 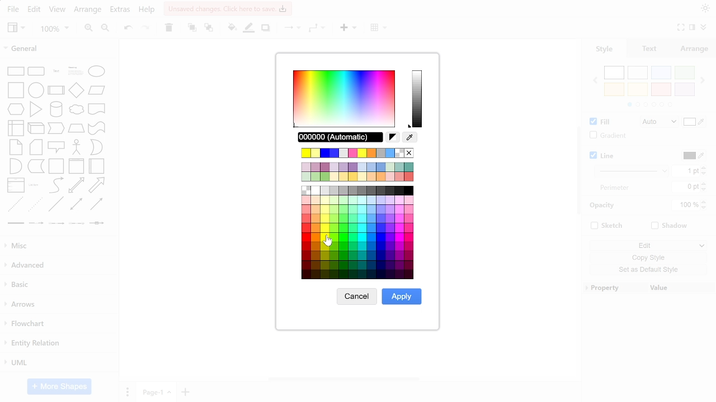 What do you see at coordinates (359, 154) in the screenshot?
I see `recent colors` at bounding box center [359, 154].